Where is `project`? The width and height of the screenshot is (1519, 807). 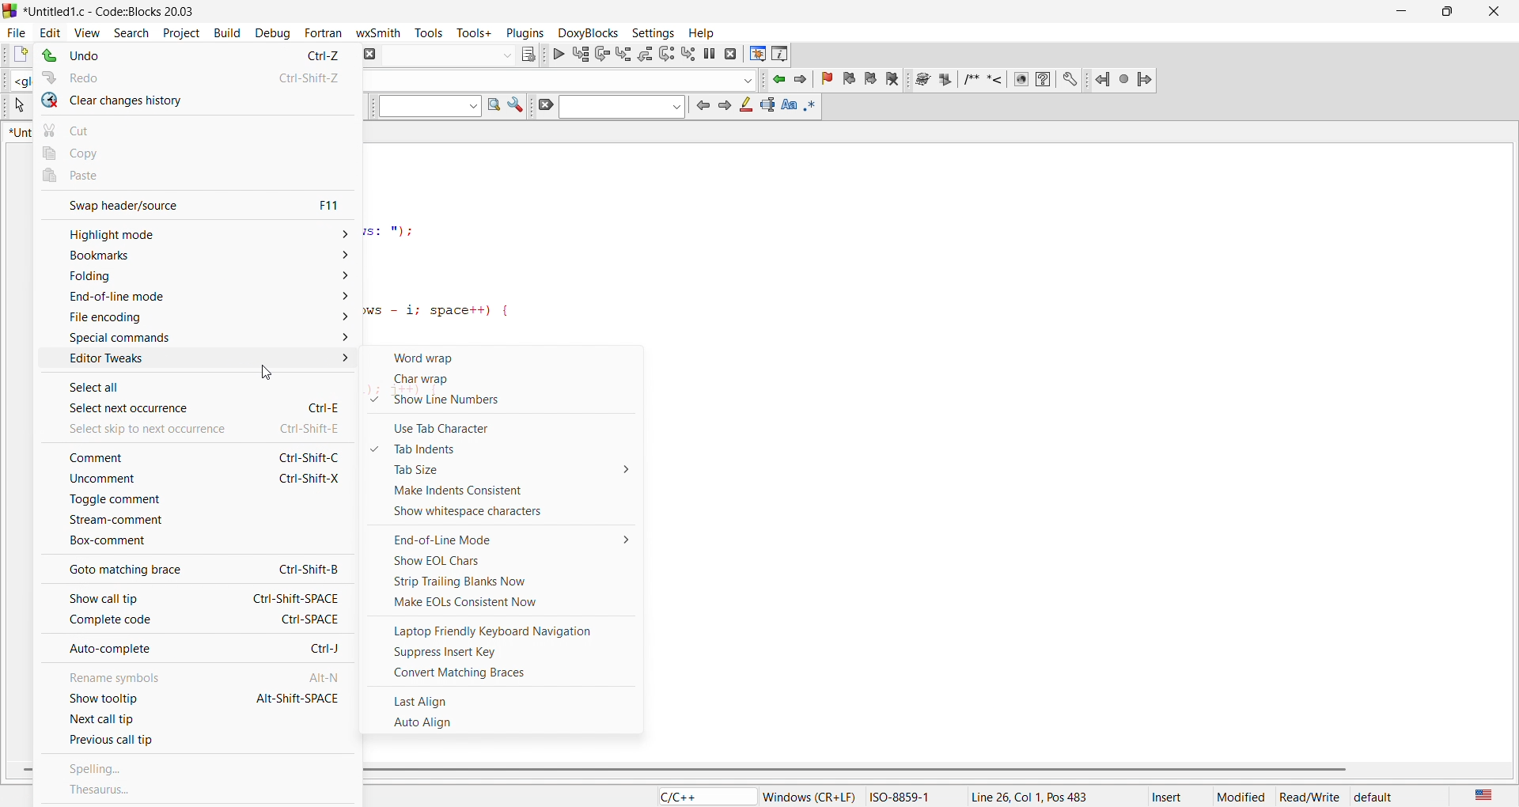
project is located at coordinates (180, 31).